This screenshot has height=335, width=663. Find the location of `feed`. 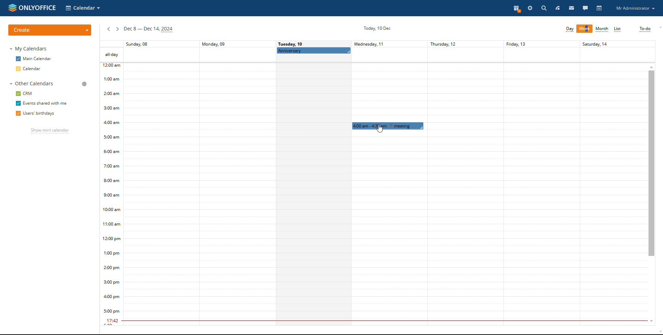

feed is located at coordinates (565, 8).